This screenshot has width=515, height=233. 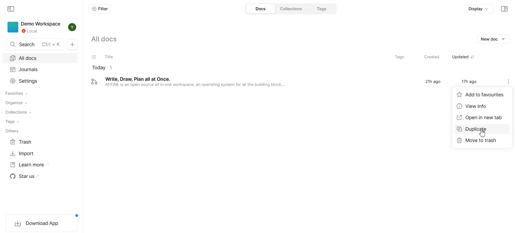 What do you see at coordinates (35, 27) in the screenshot?
I see `Demo Workspace` at bounding box center [35, 27].